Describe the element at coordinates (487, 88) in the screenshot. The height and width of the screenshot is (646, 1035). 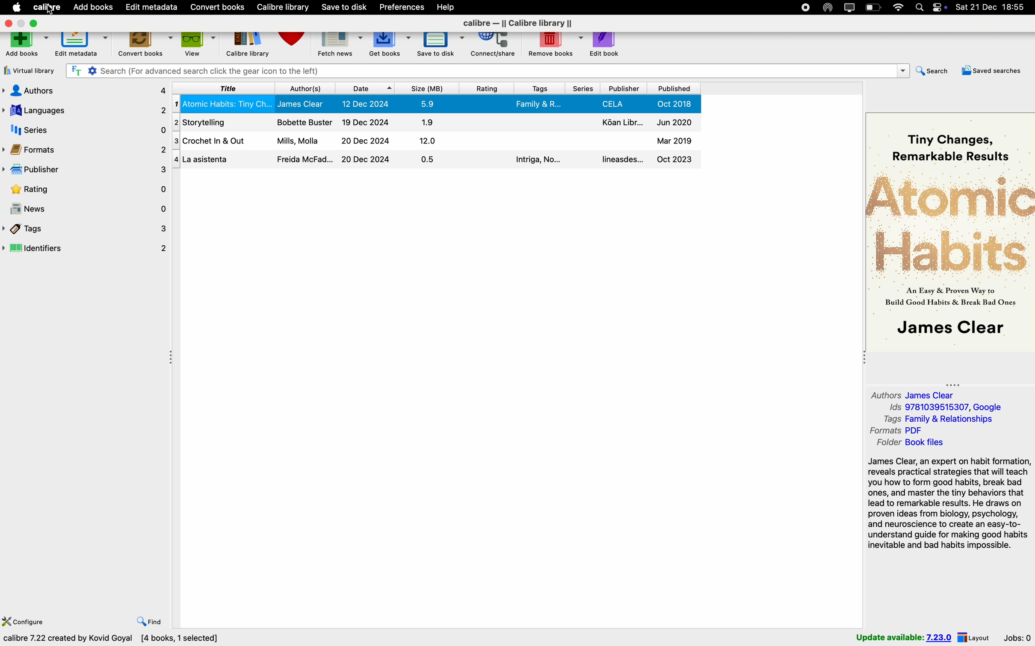
I see `rating` at that location.